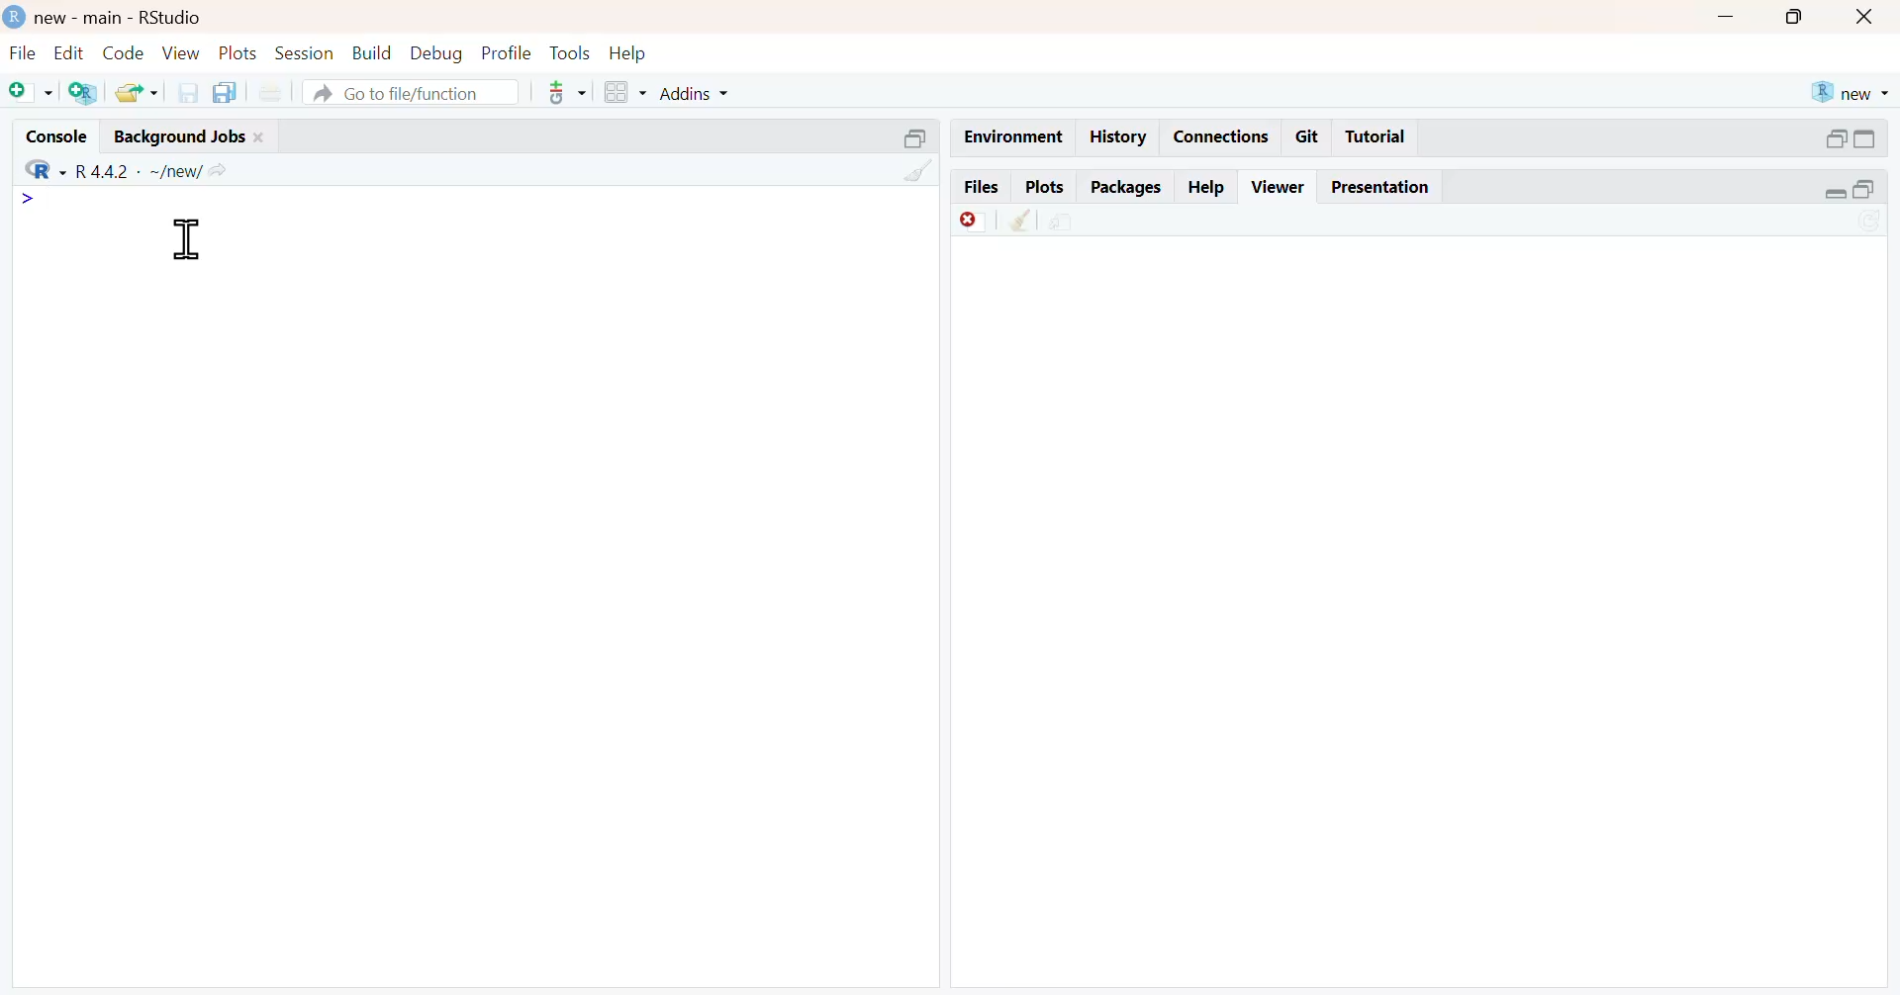  Describe the element at coordinates (1125, 188) in the screenshot. I see `packages` at that location.